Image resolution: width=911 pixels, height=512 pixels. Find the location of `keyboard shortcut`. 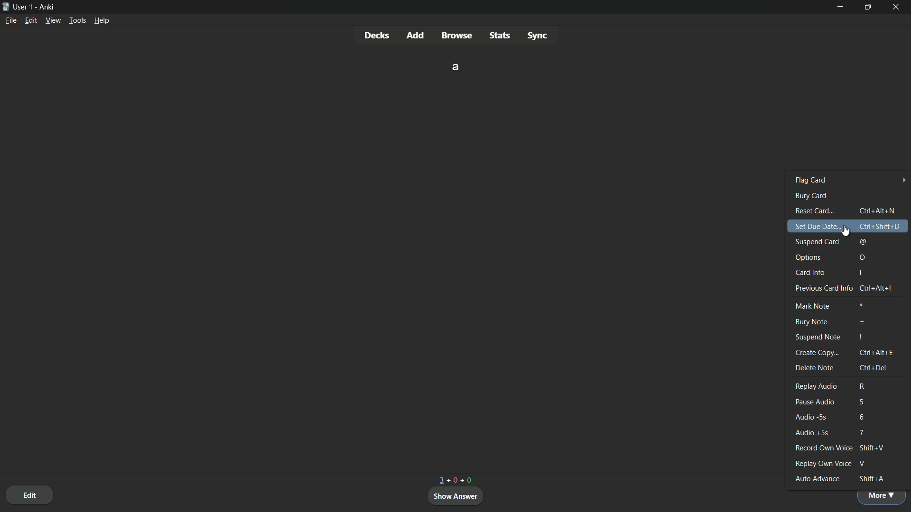

keyboard shortcut is located at coordinates (860, 402).